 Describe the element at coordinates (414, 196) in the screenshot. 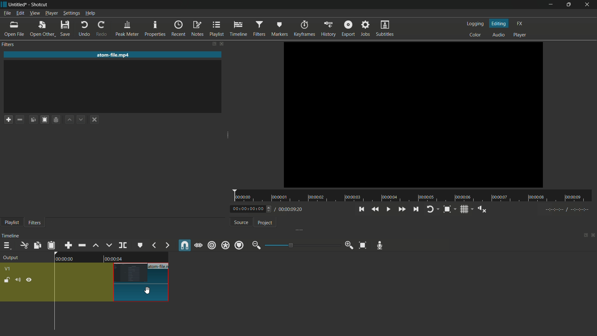

I see `time` at that location.